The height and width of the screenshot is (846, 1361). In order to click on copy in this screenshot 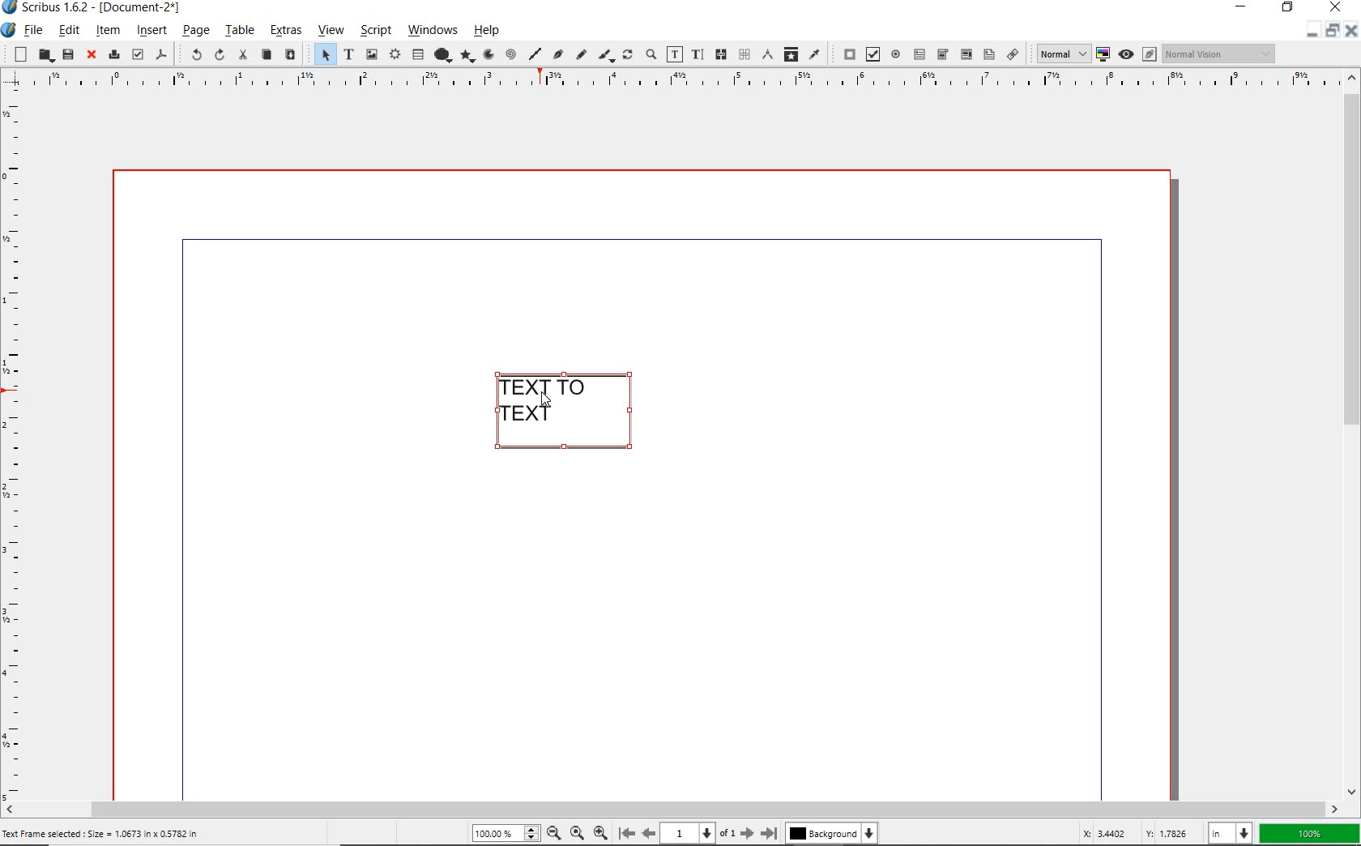, I will do `click(267, 56)`.